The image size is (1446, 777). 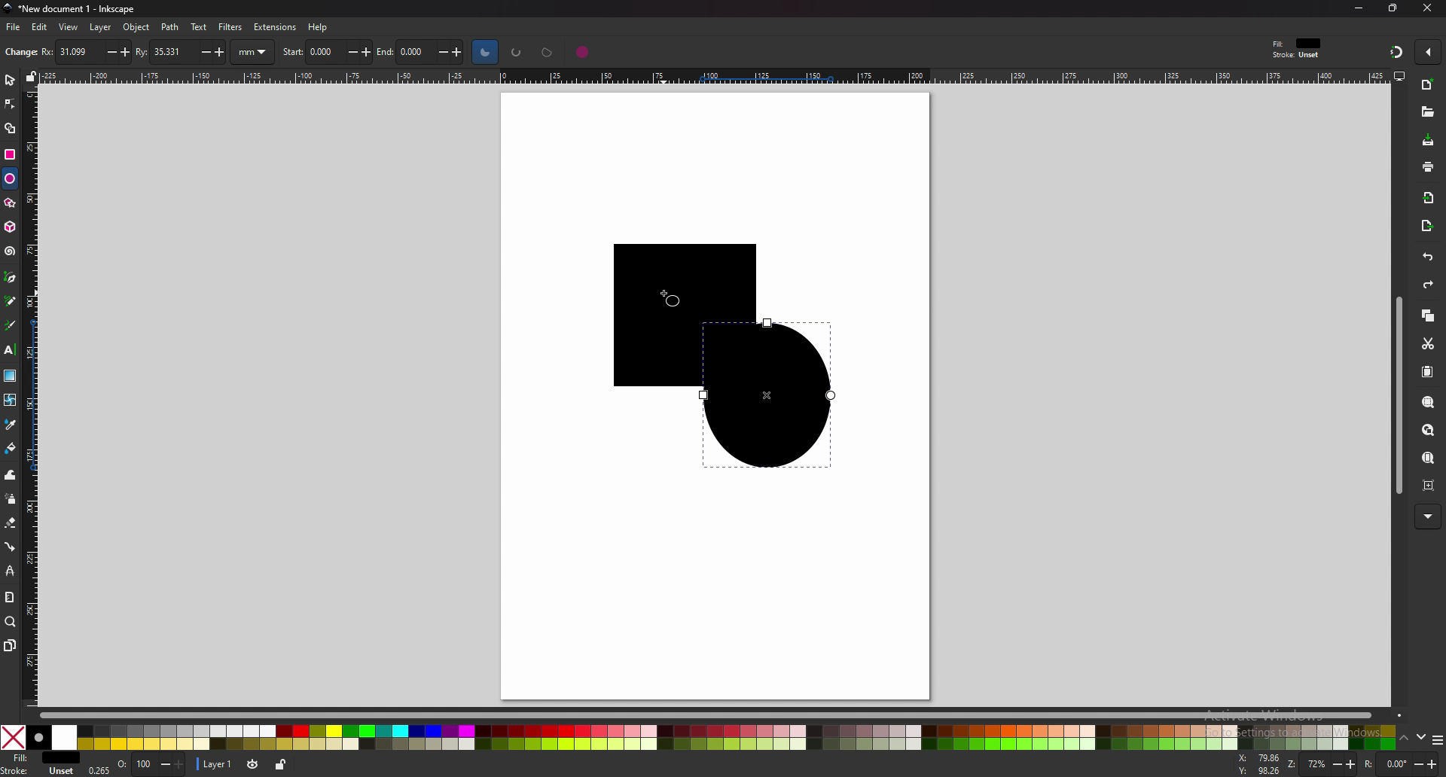 I want to click on stroke, so click(x=40, y=772).